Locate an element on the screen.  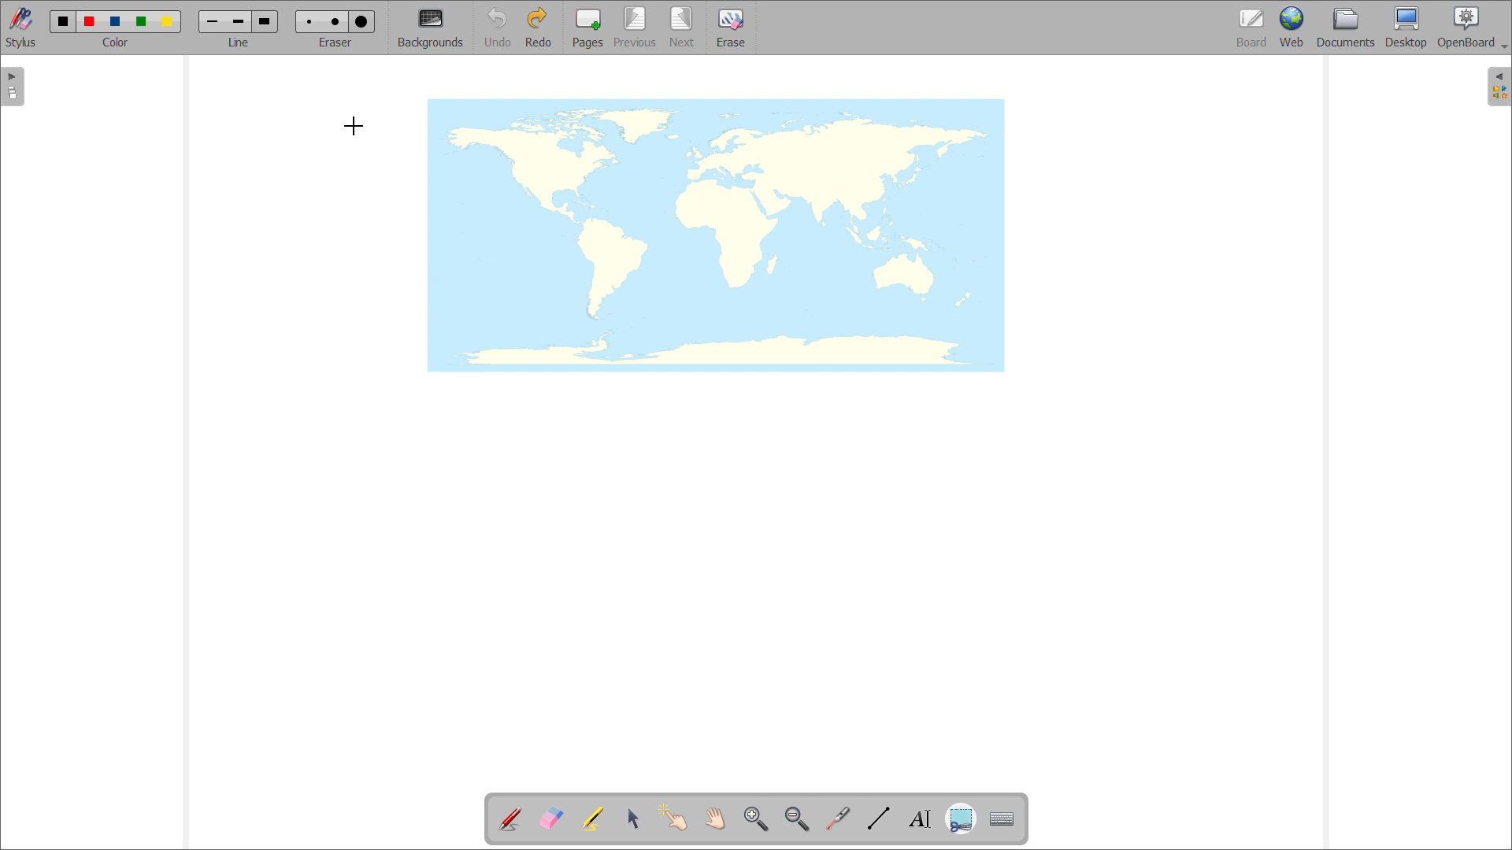
medium is located at coordinates (338, 21).